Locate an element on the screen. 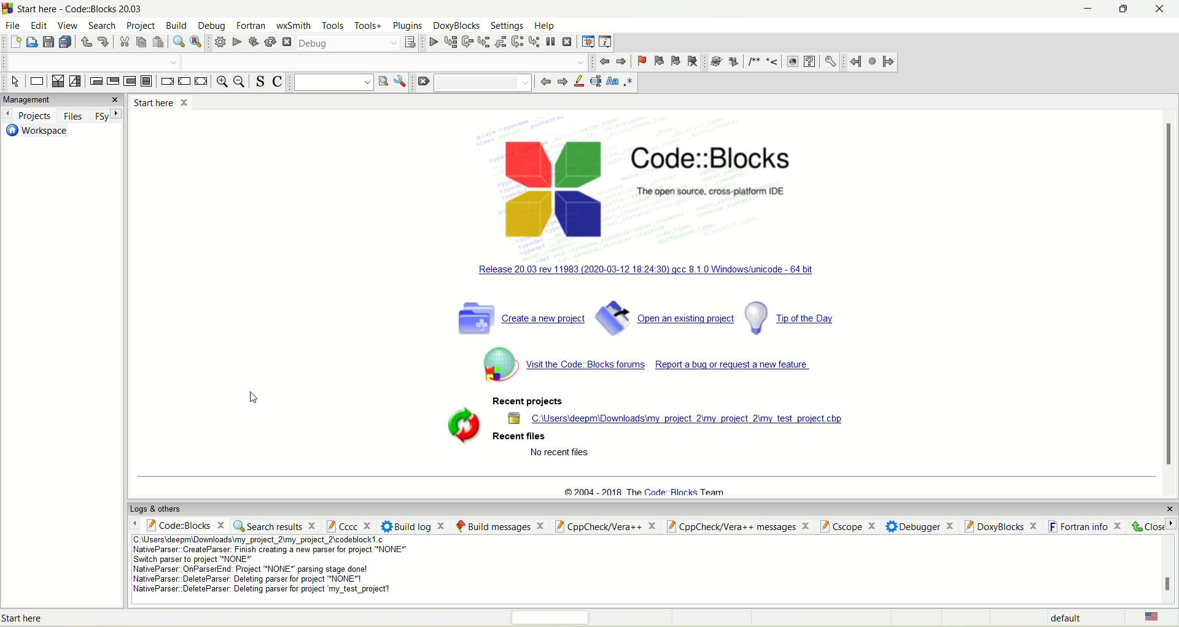 This screenshot has width=1179, height=627. jump forward is located at coordinates (620, 61).